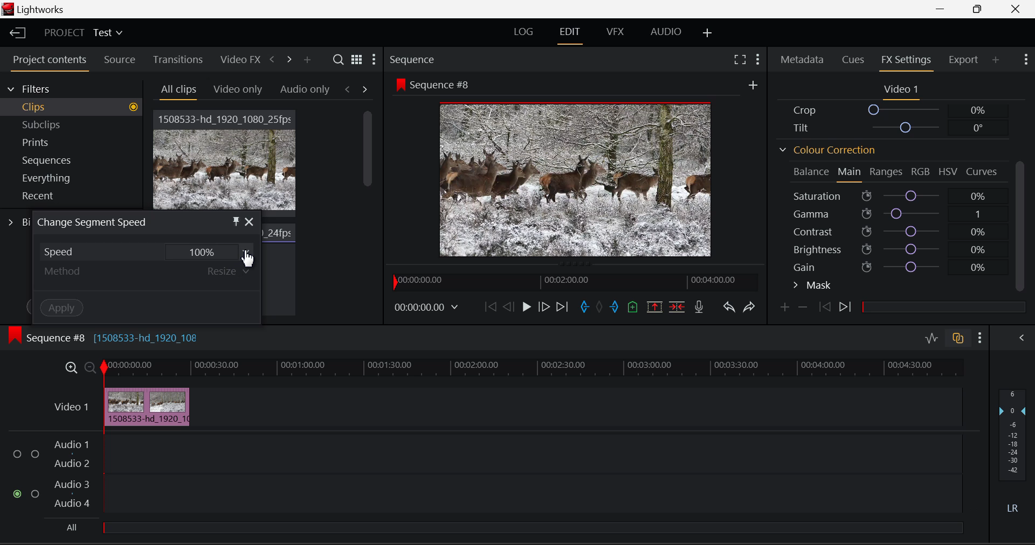 The image size is (1035, 545). What do you see at coordinates (546, 307) in the screenshot?
I see `Go Forward` at bounding box center [546, 307].